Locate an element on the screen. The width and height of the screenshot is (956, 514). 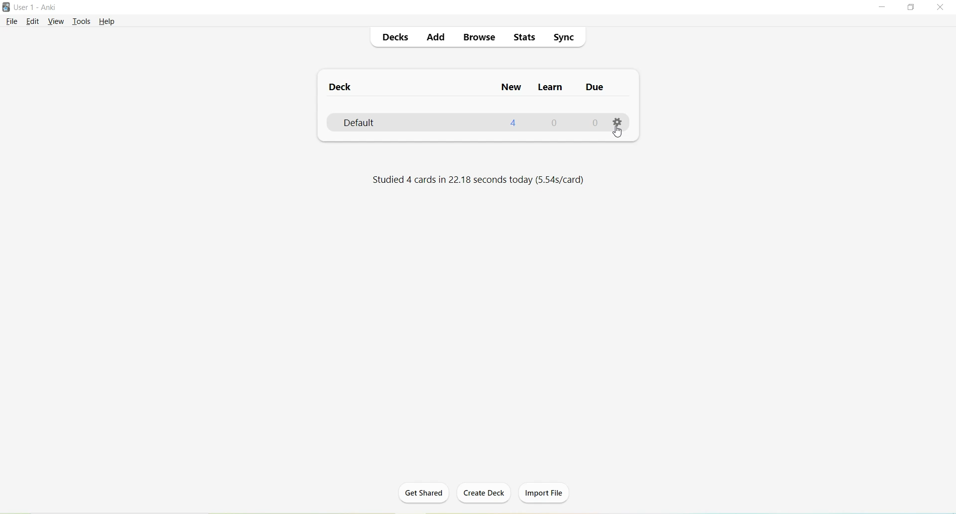
Add is located at coordinates (436, 38).